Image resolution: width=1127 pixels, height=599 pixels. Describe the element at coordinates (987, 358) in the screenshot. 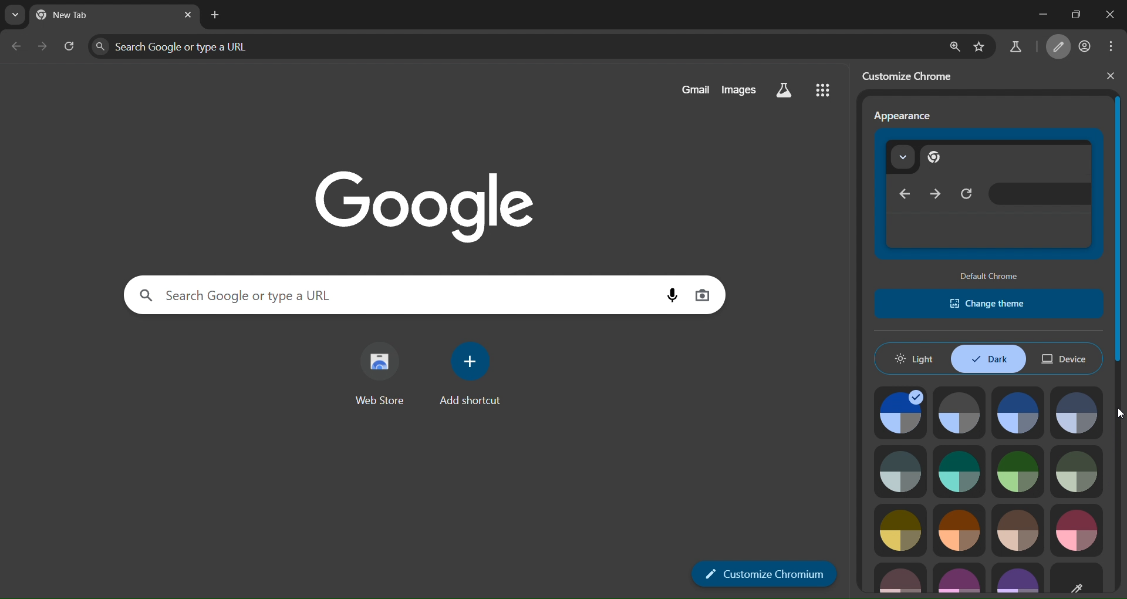

I see `dark` at that location.